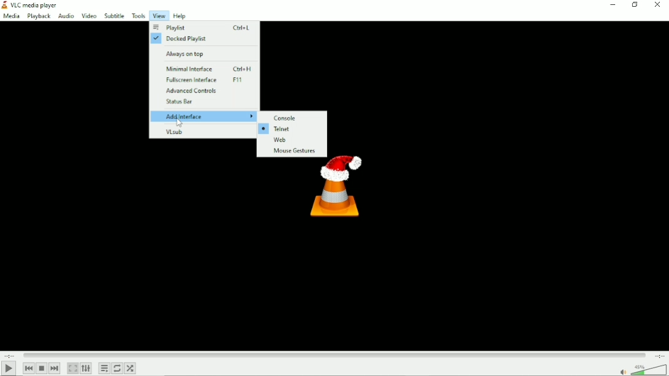 The height and width of the screenshot is (376, 669). I want to click on Next, so click(54, 369).